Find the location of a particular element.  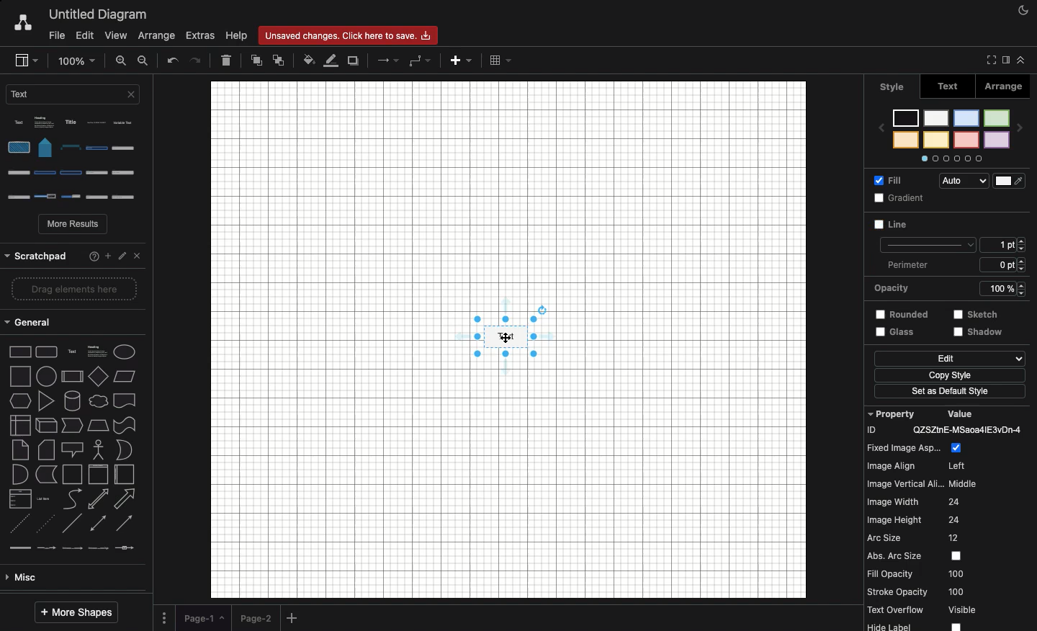

Add is located at coordinates (294, 619).